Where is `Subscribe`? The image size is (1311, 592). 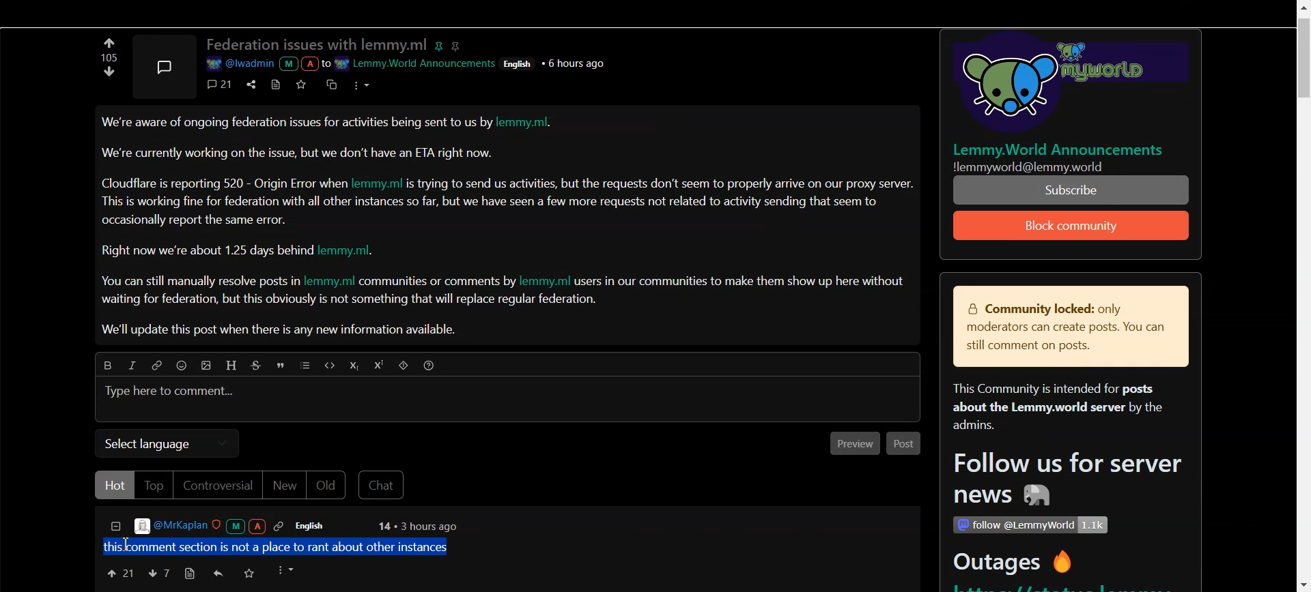
Subscribe is located at coordinates (1072, 226).